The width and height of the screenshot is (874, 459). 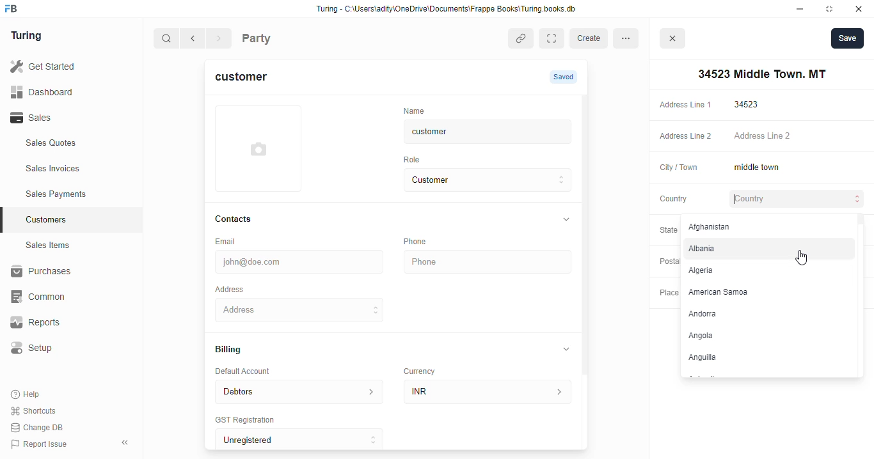 What do you see at coordinates (249, 79) in the screenshot?
I see `customer` at bounding box center [249, 79].